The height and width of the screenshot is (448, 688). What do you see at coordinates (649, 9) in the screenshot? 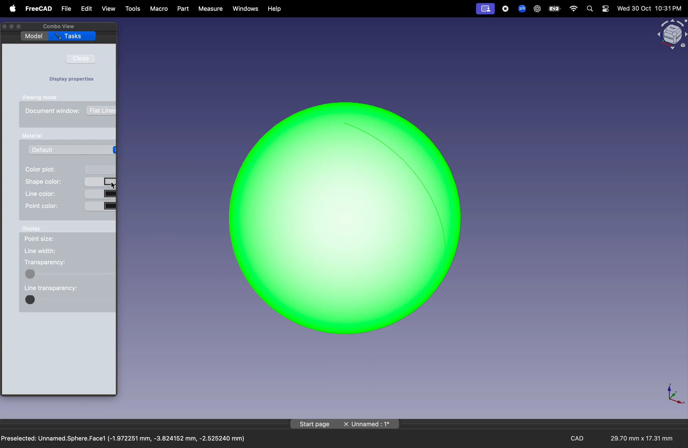
I see `Wed 30 Oct 10:31 PM` at bounding box center [649, 9].